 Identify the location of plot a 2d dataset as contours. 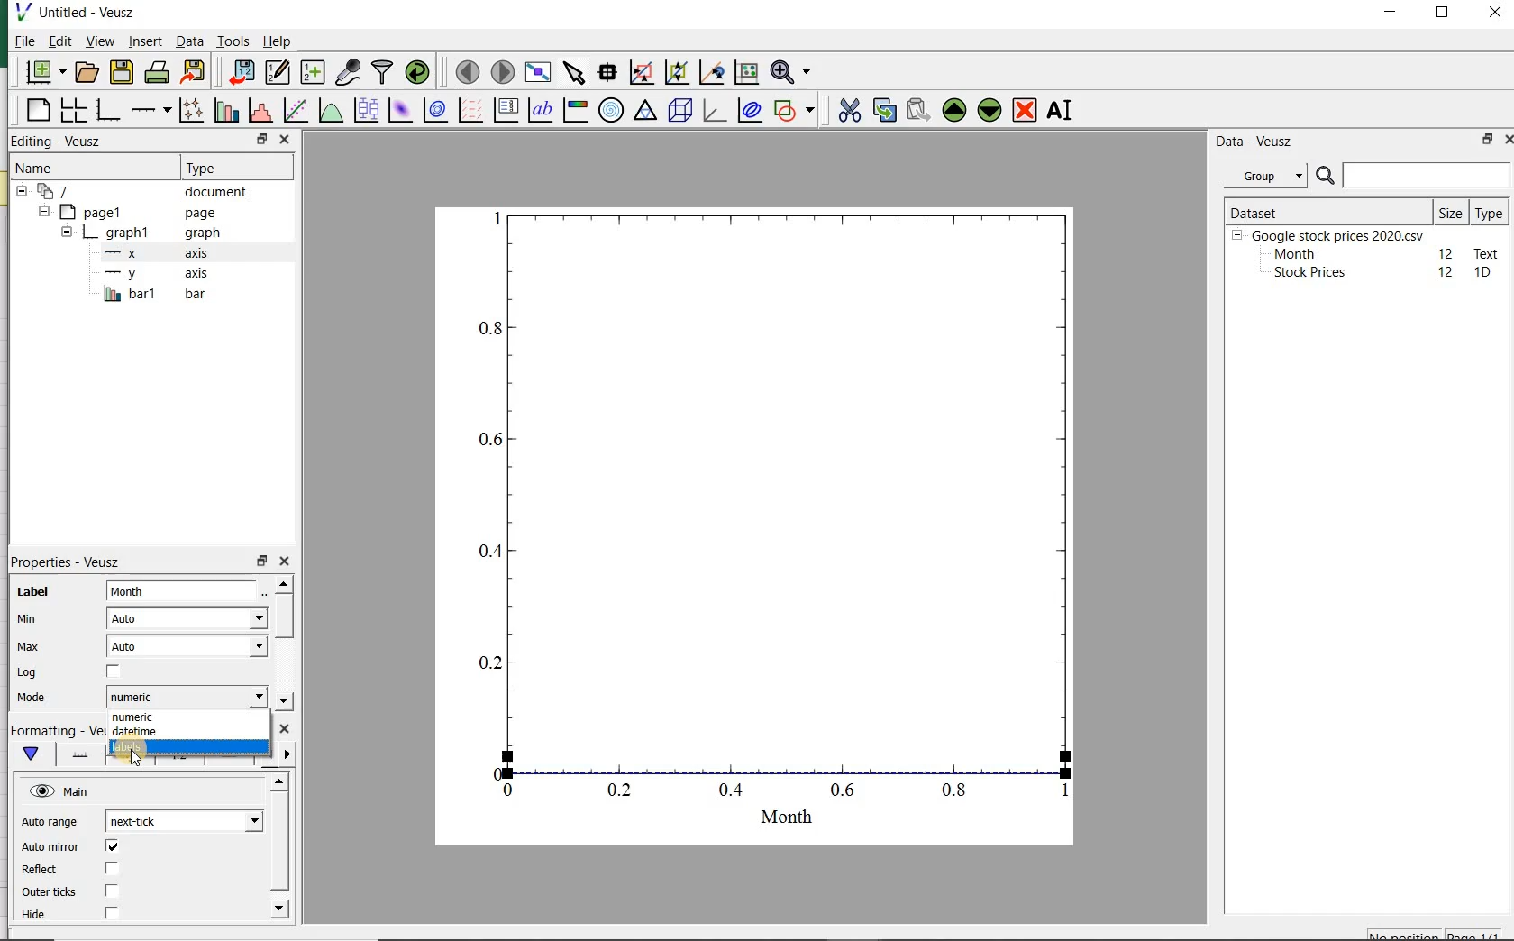
(433, 112).